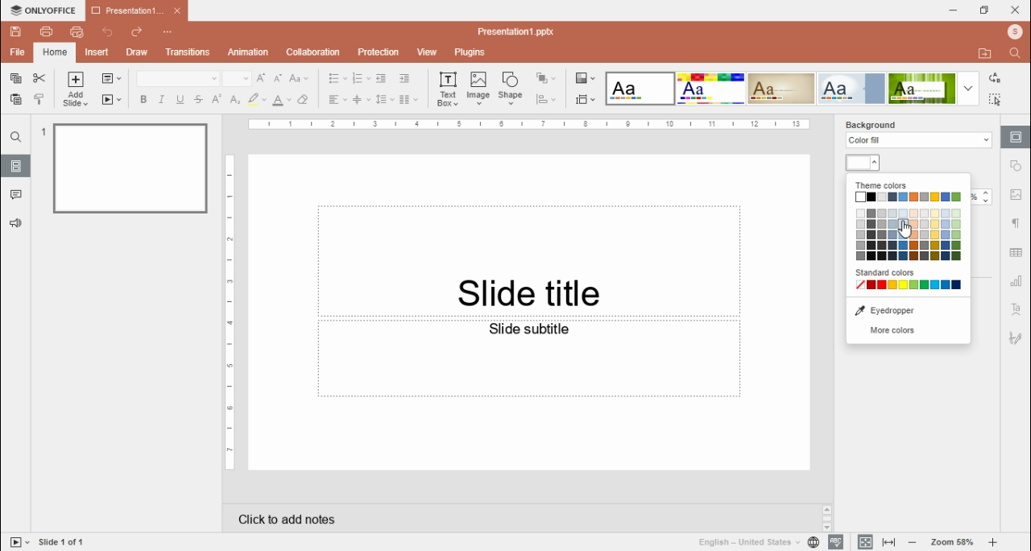  Describe the element at coordinates (835, 542) in the screenshot. I see `spell check` at that location.